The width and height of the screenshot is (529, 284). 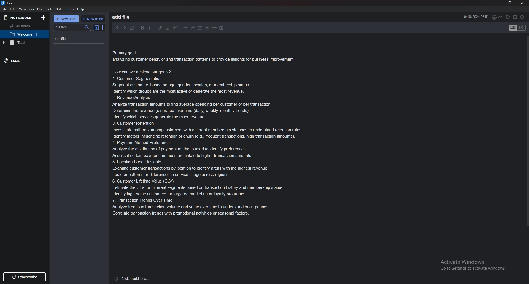 I want to click on Italic, so click(x=149, y=28).